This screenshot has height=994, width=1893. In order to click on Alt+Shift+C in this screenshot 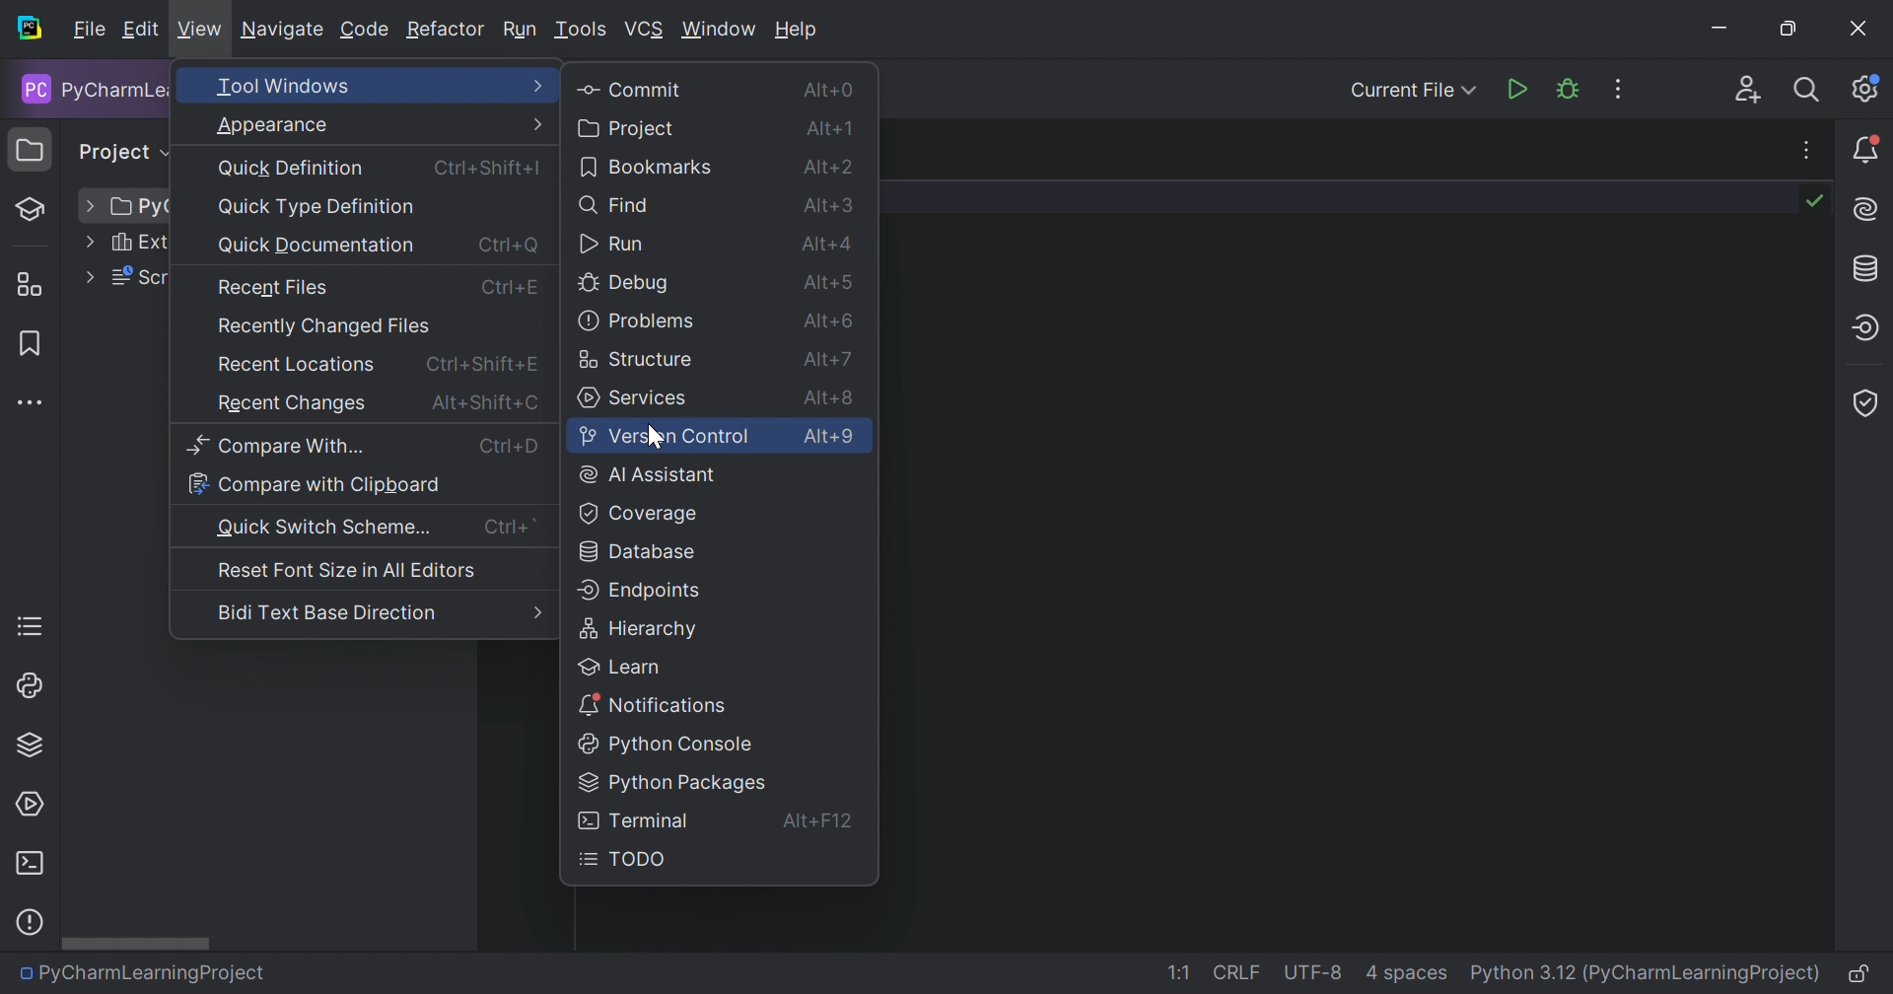, I will do `click(485, 403)`.